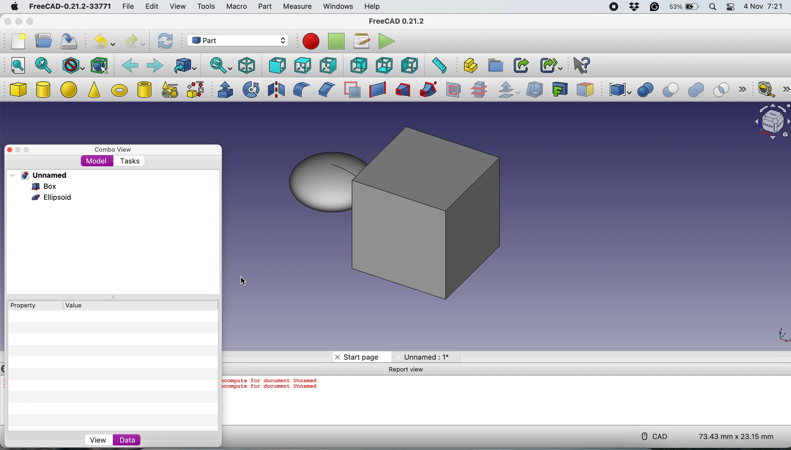 The image size is (791, 450). Describe the element at coordinates (154, 65) in the screenshot. I see `forward` at that location.